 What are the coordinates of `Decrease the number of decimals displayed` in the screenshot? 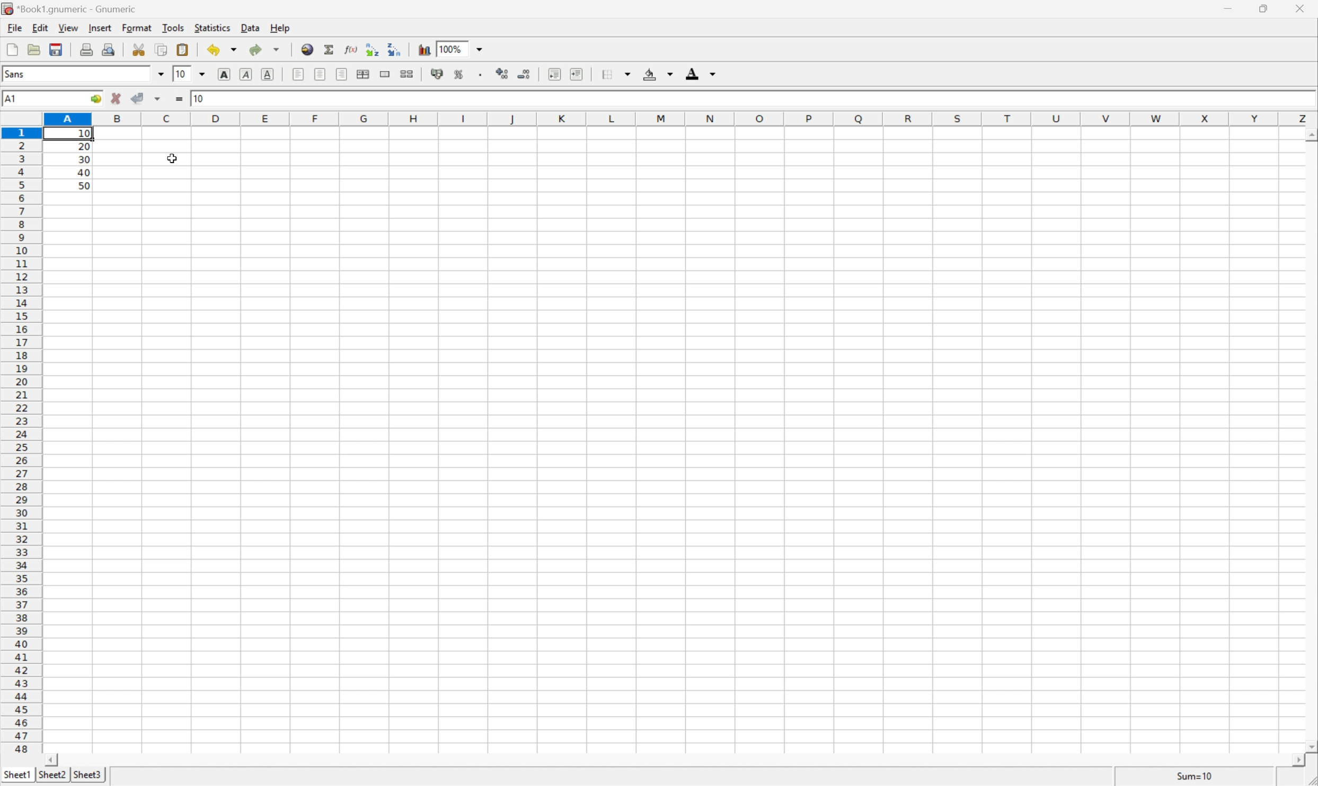 It's located at (523, 72).